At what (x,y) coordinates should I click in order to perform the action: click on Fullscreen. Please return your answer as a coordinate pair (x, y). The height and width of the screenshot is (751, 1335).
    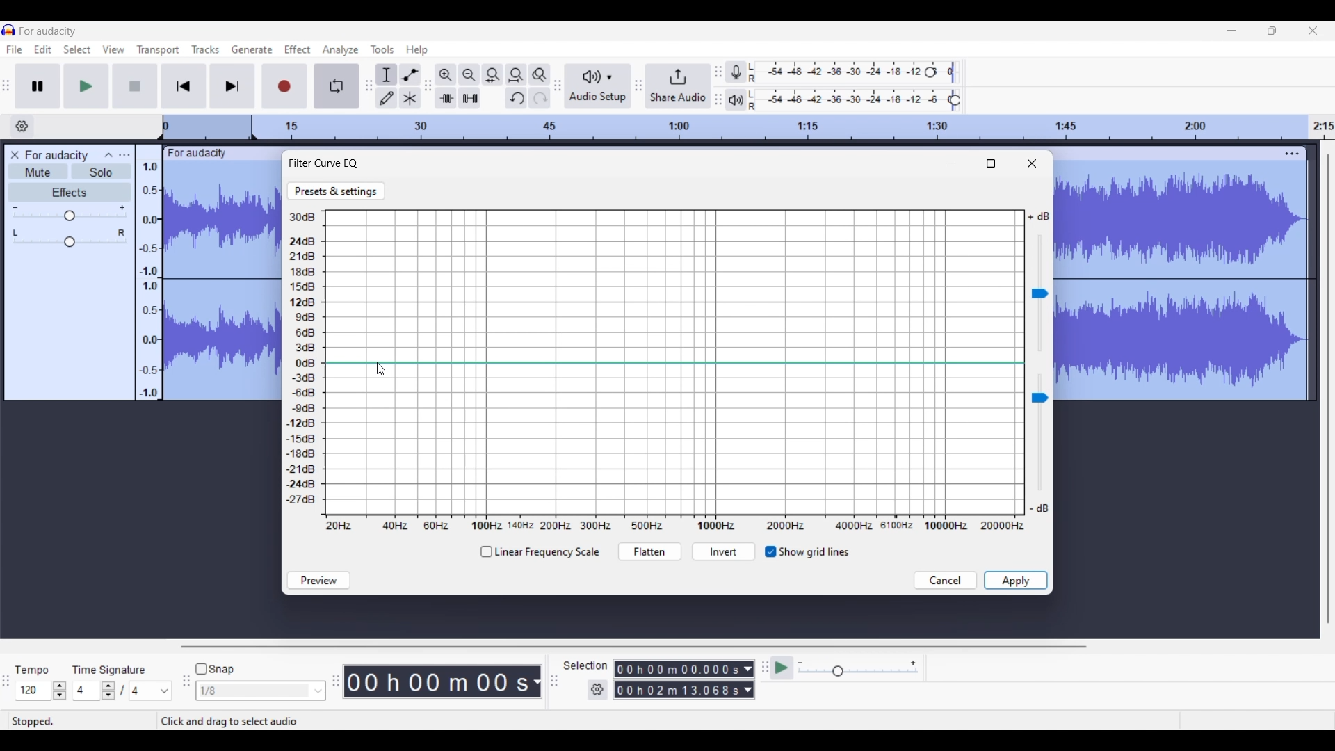
    Looking at the image, I should click on (991, 163).